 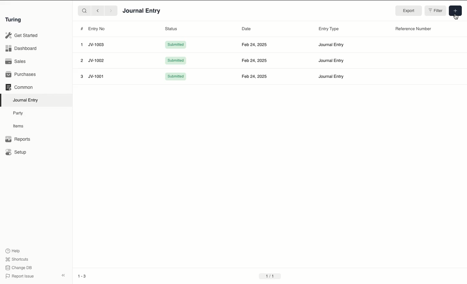 What do you see at coordinates (21, 49) in the screenshot?
I see `Dashboard` at bounding box center [21, 49].